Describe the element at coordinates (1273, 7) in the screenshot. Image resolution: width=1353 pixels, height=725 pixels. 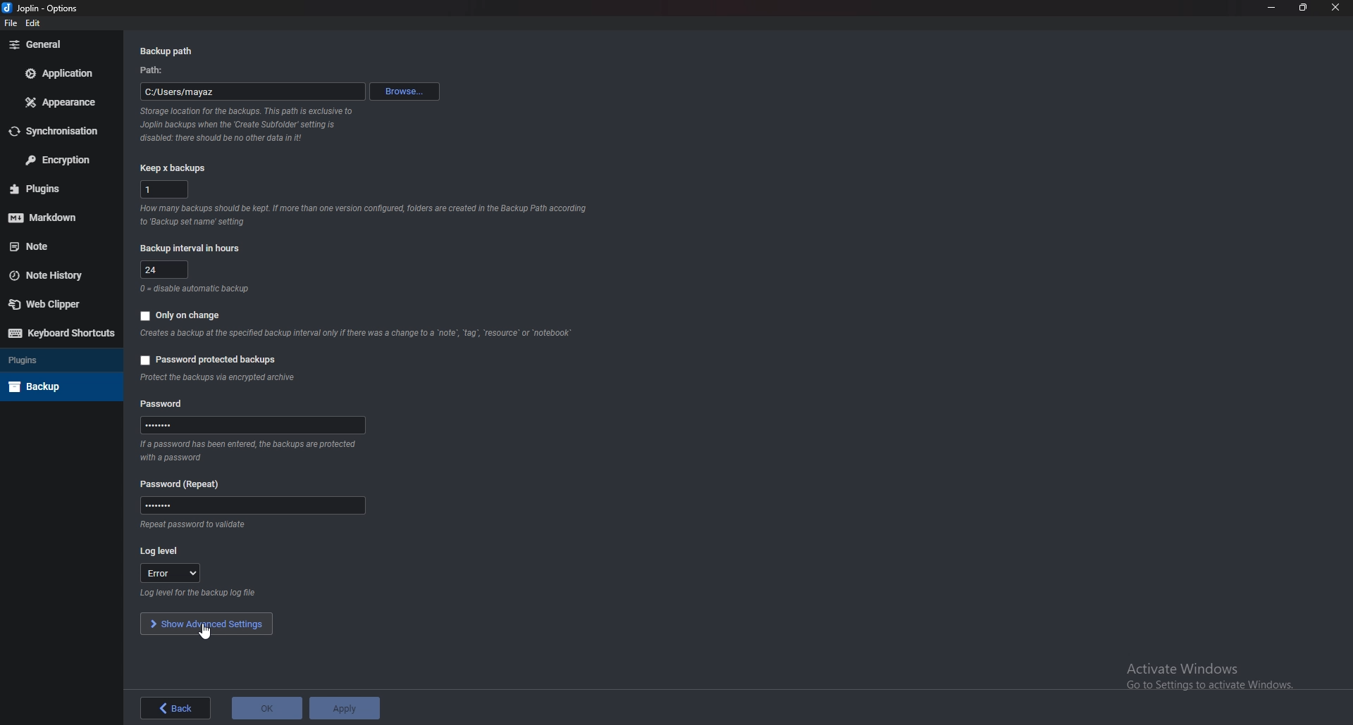
I see `Minimize` at that location.